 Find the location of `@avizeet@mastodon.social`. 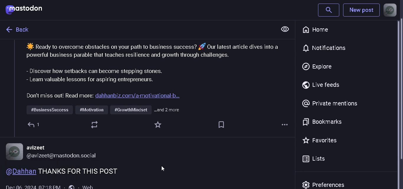

@avizeet@mastodon.social is located at coordinates (62, 155).